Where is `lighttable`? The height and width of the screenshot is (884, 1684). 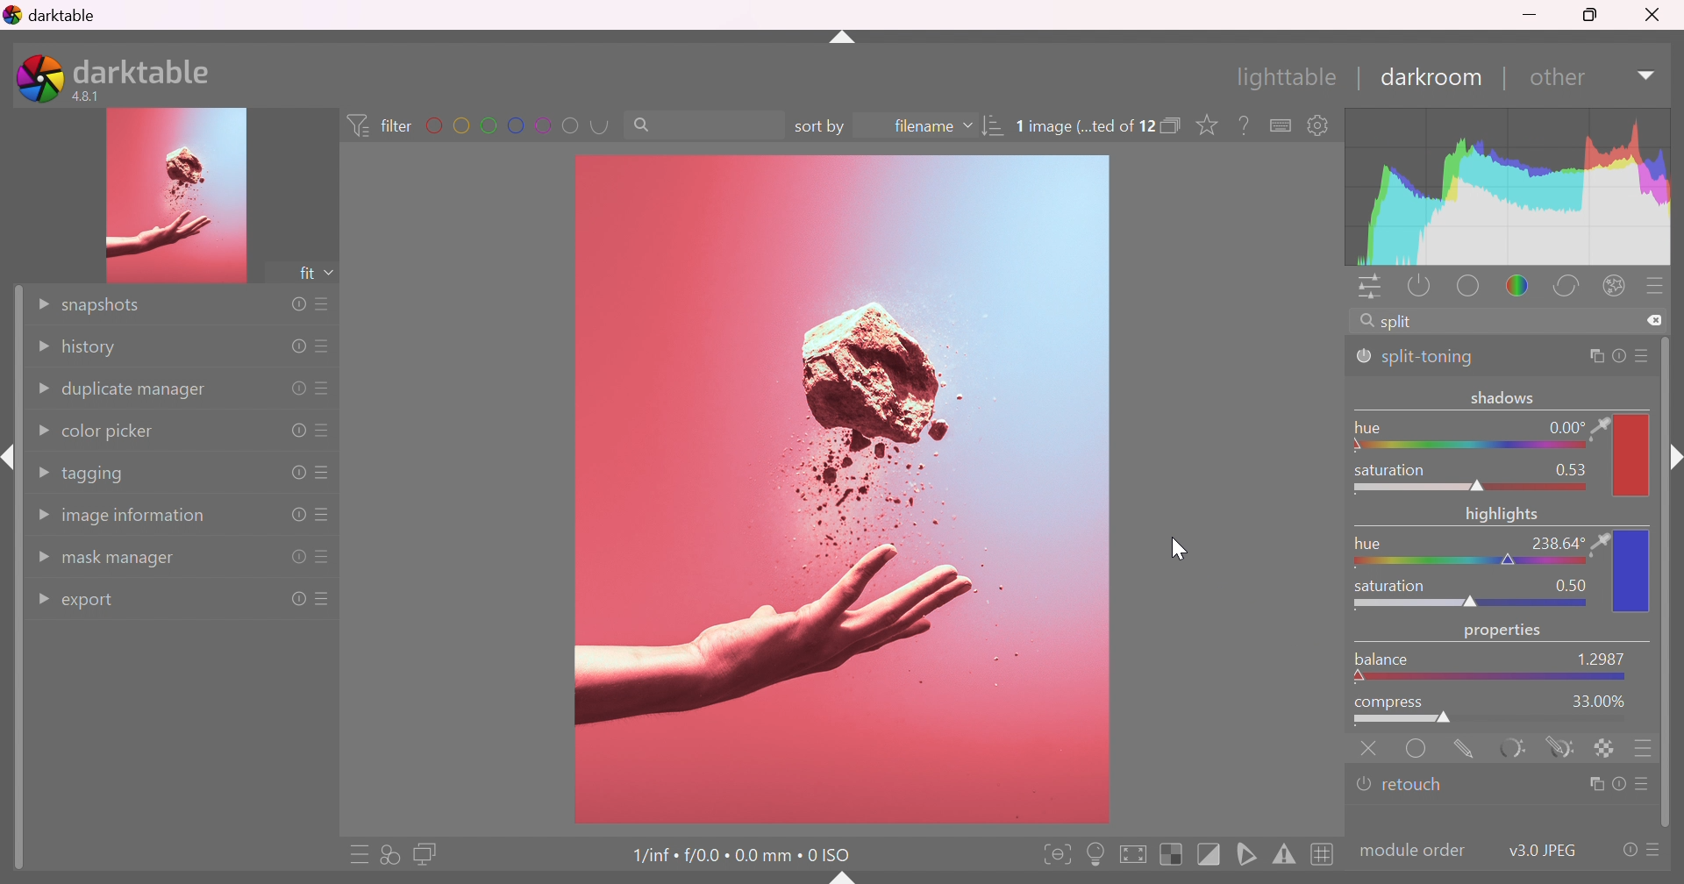 lighttable is located at coordinates (1282, 78).